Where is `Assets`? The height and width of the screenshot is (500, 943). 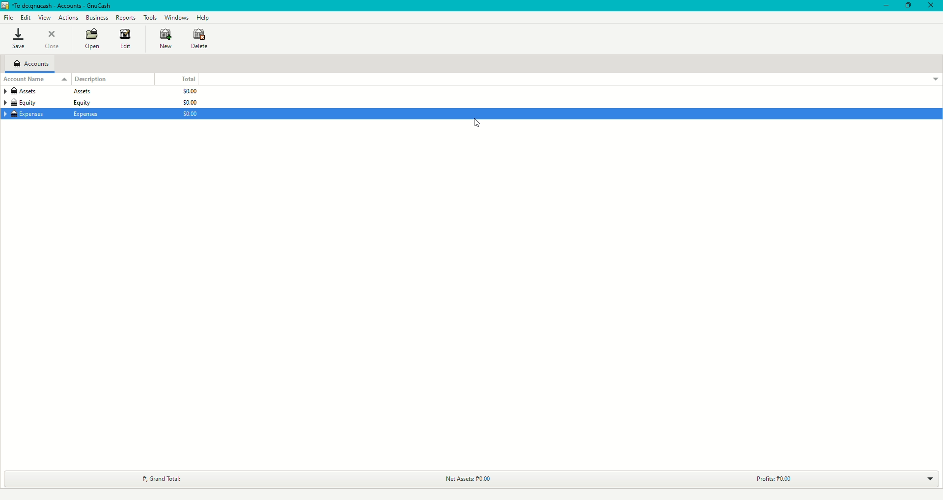 Assets is located at coordinates (46, 93).